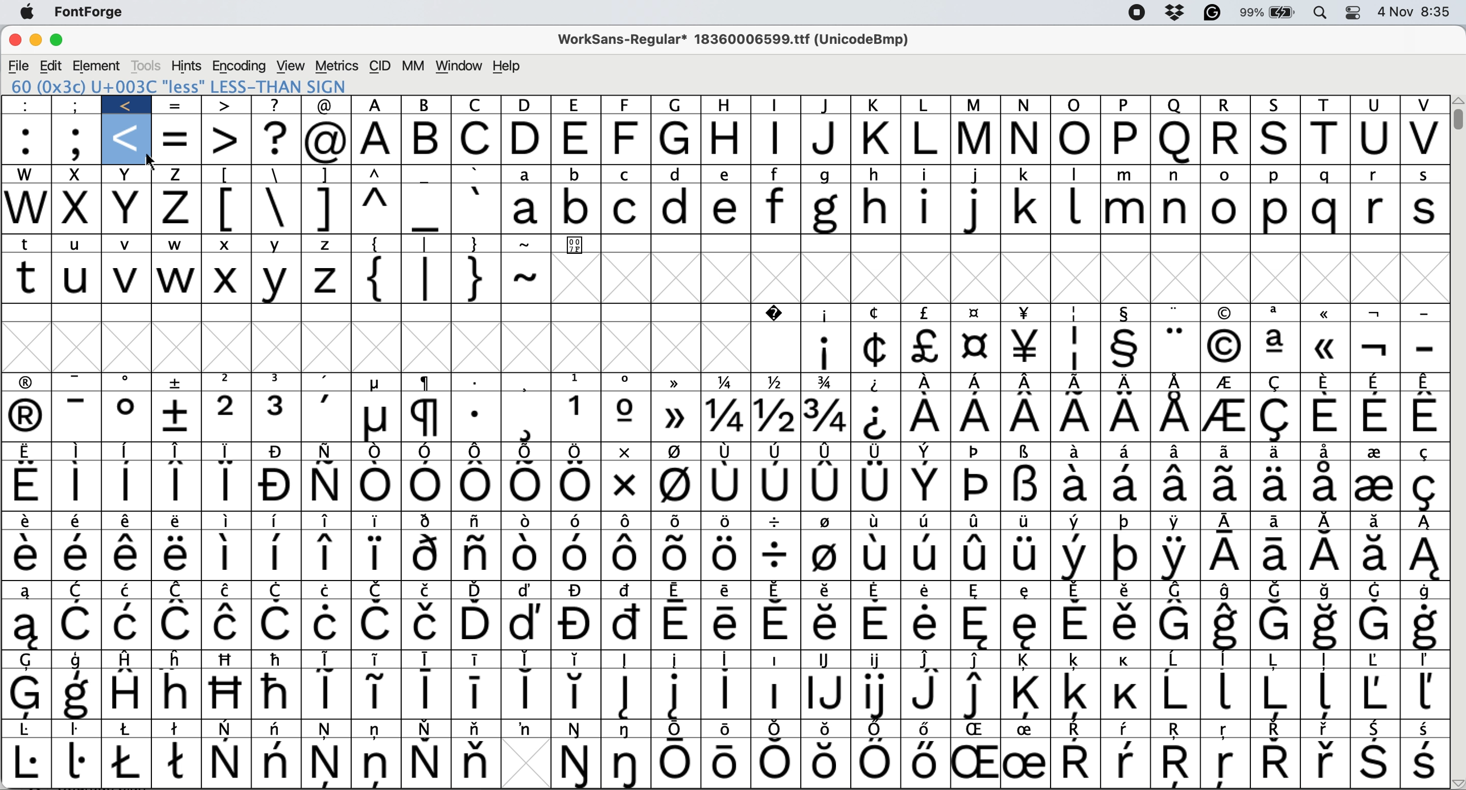 The image size is (1466, 790). What do you see at coordinates (1276, 591) in the screenshot?
I see `Symbol` at bounding box center [1276, 591].